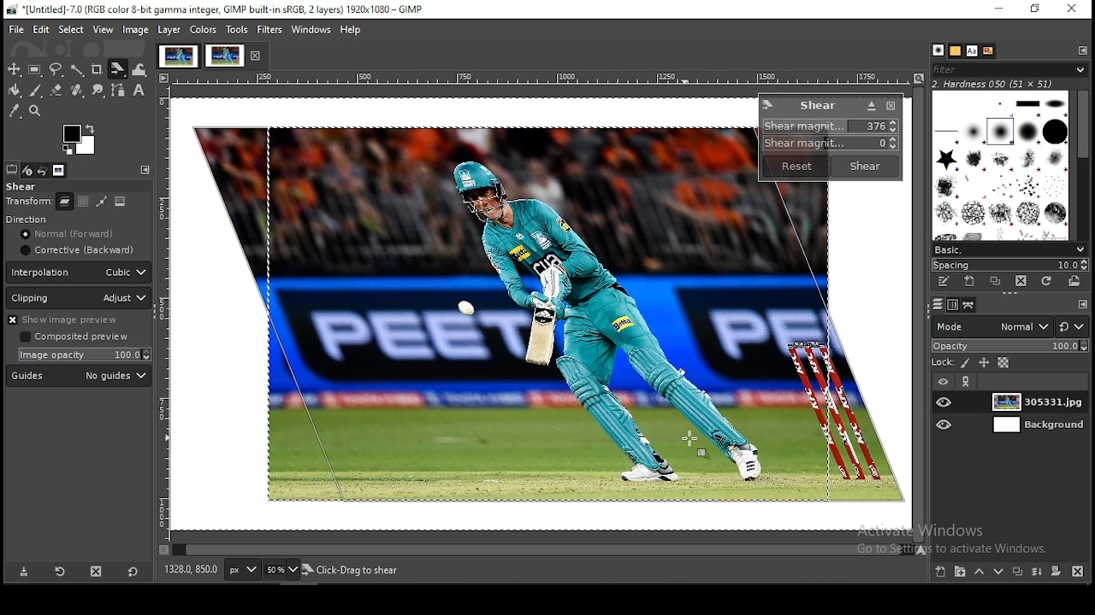 The width and height of the screenshot is (1095, 615). Describe the element at coordinates (945, 401) in the screenshot. I see `layer visibility on/off` at that location.